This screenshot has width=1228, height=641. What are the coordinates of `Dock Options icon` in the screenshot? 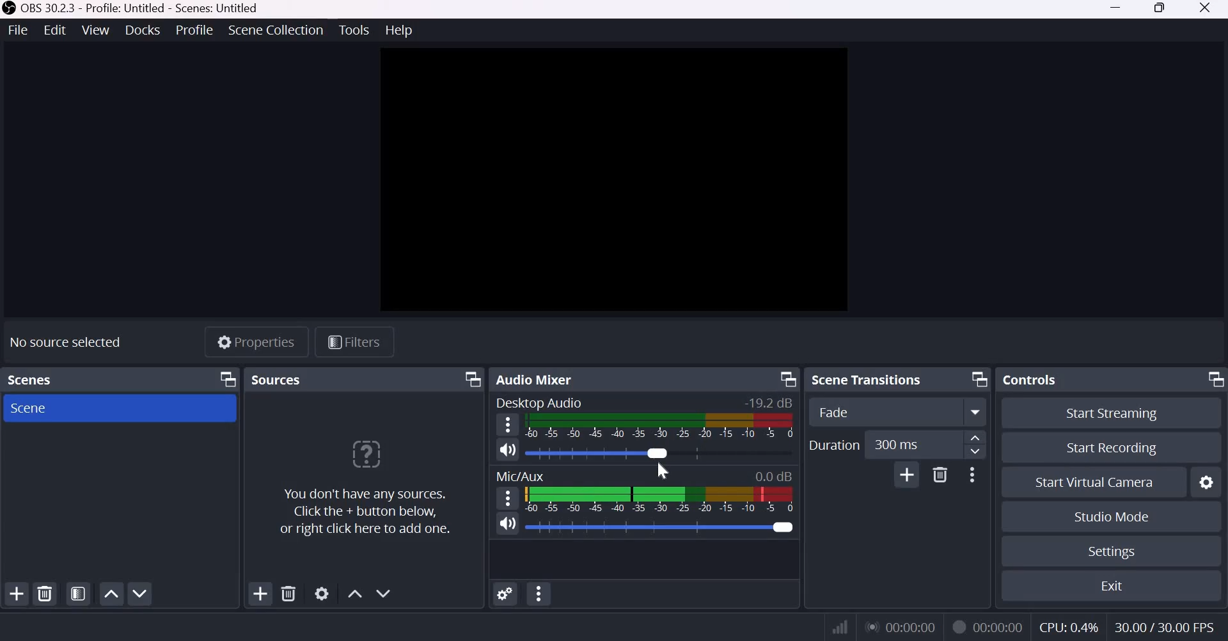 It's located at (972, 379).